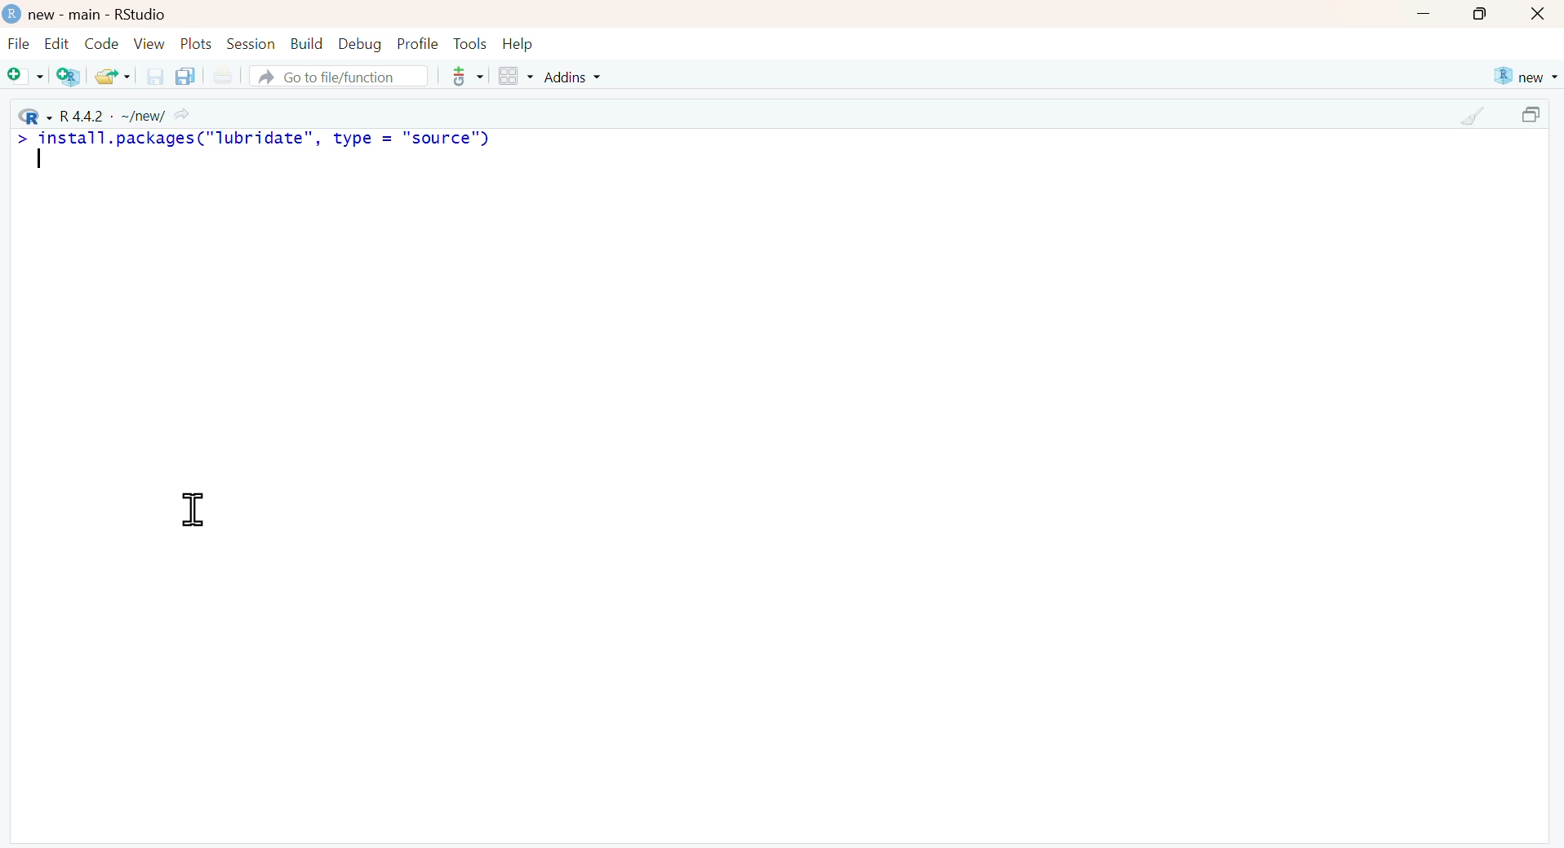 Image resolution: width=1564 pixels, height=848 pixels. Describe the element at coordinates (56, 43) in the screenshot. I see `Edit` at that location.